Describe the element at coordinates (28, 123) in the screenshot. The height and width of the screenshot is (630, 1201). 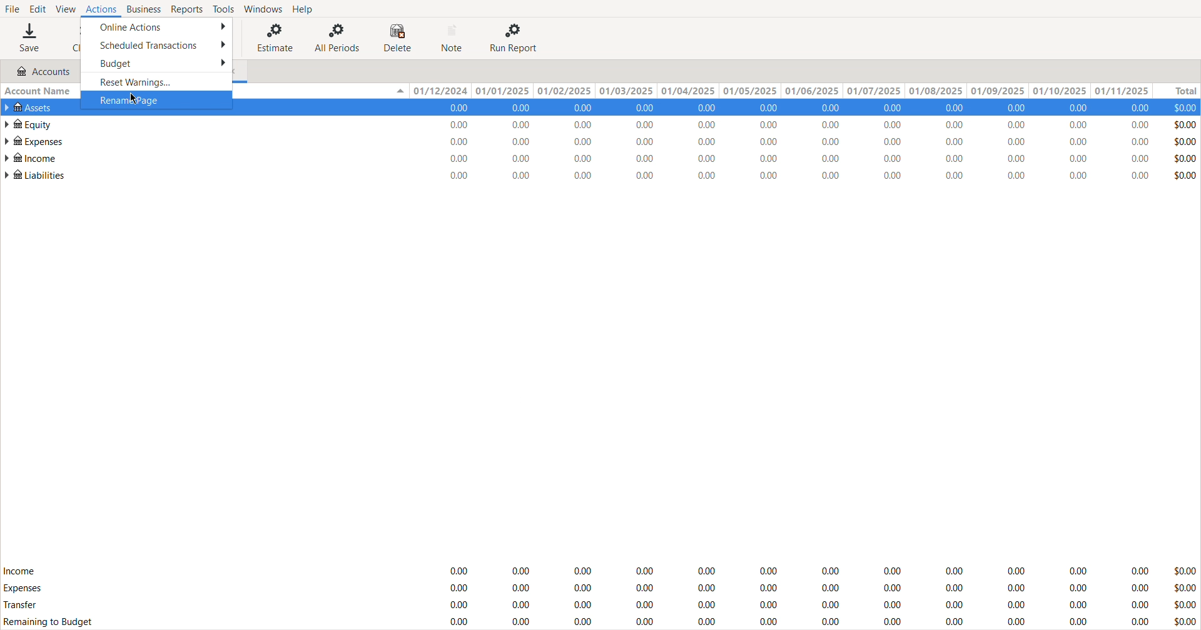
I see `Equity` at that location.